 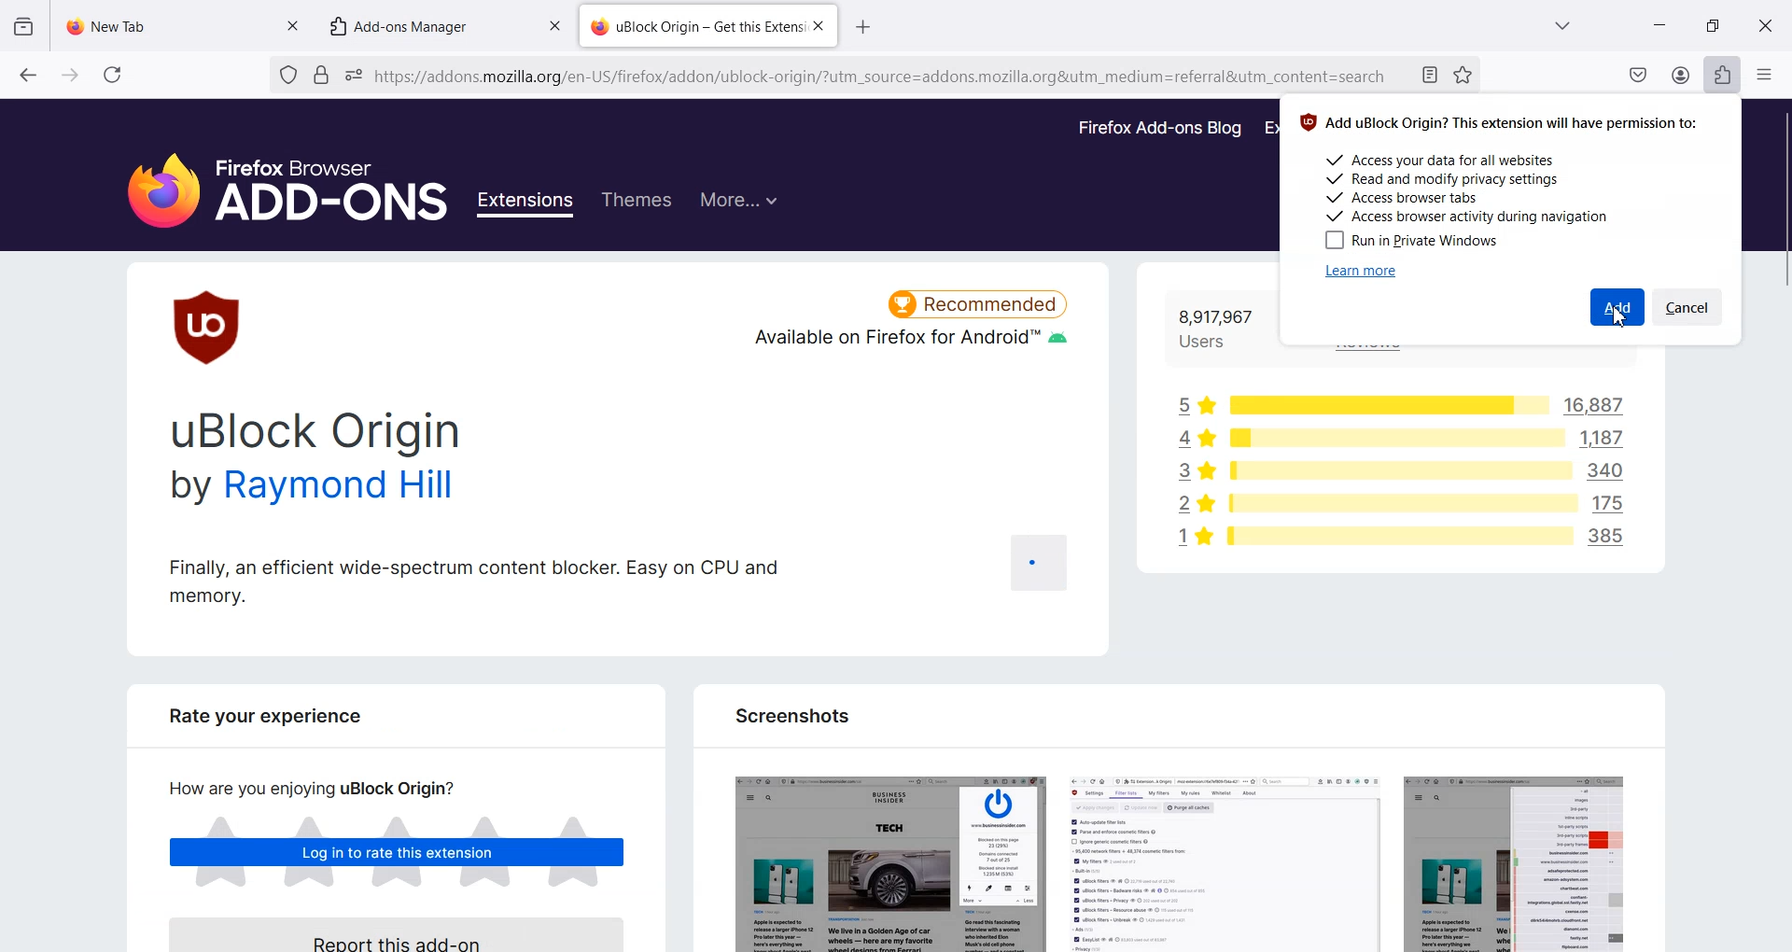 I want to click on uBlock Origin by Raymond Hill, so click(x=320, y=460).